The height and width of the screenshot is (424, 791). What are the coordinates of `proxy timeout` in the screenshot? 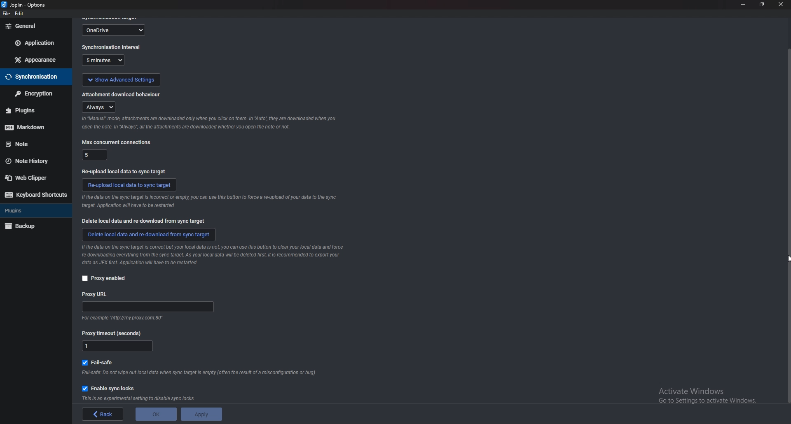 It's located at (115, 333).